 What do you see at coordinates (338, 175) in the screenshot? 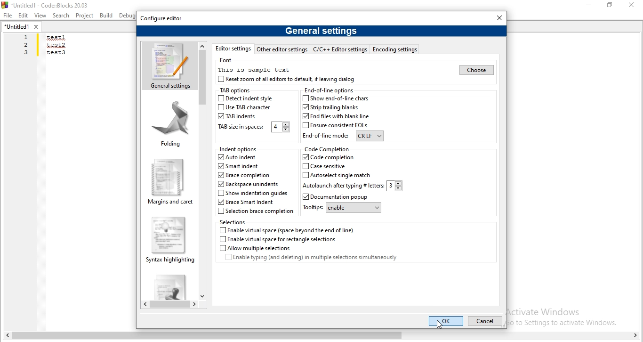
I see `Autoselect single match` at bounding box center [338, 175].